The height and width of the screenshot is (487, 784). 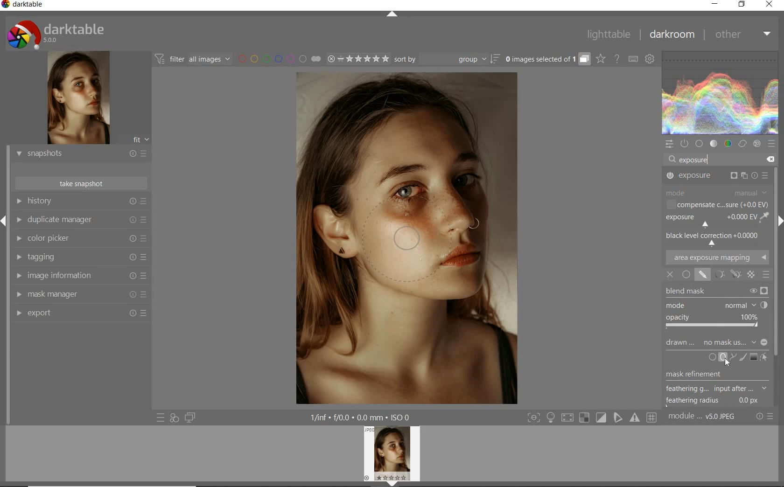 I want to click on minimize, so click(x=714, y=4).